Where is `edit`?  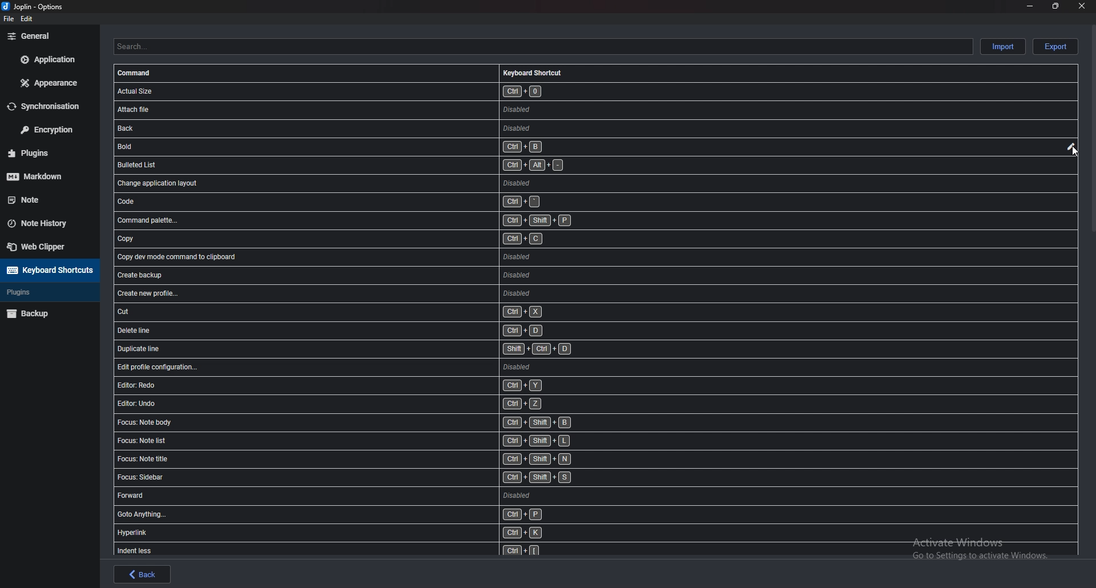 edit is located at coordinates (25, 18).